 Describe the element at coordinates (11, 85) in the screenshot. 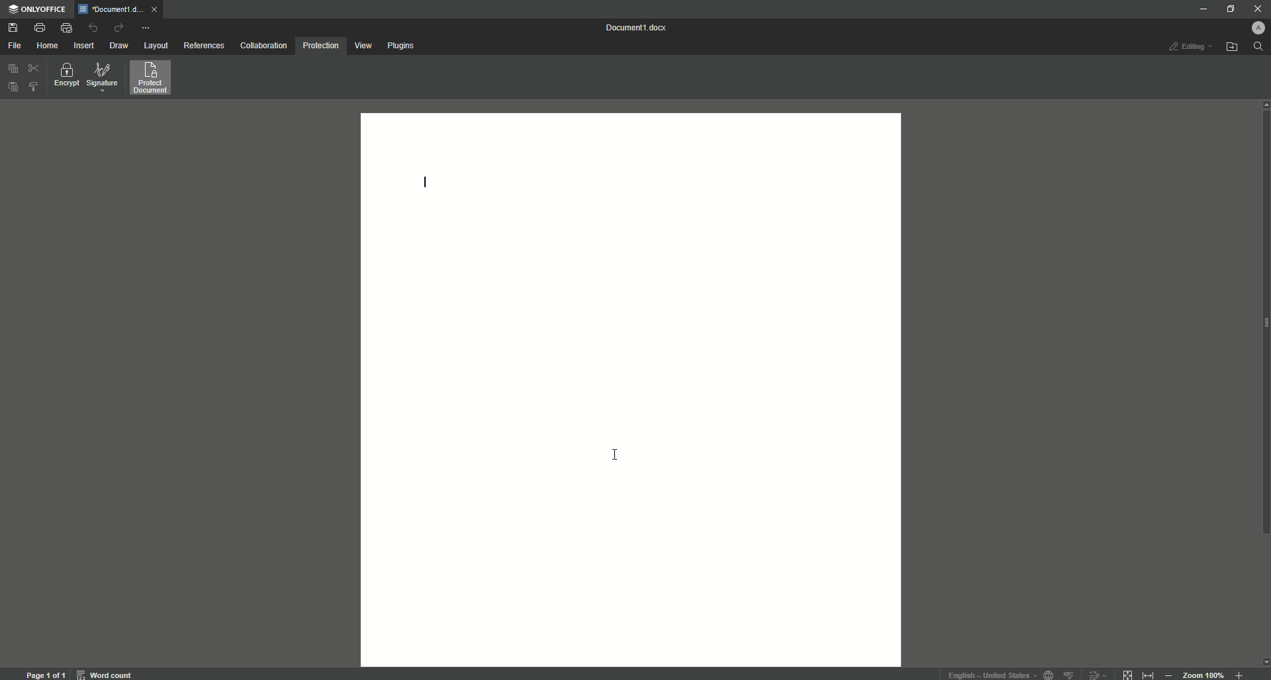

I see `Paste` at that location.